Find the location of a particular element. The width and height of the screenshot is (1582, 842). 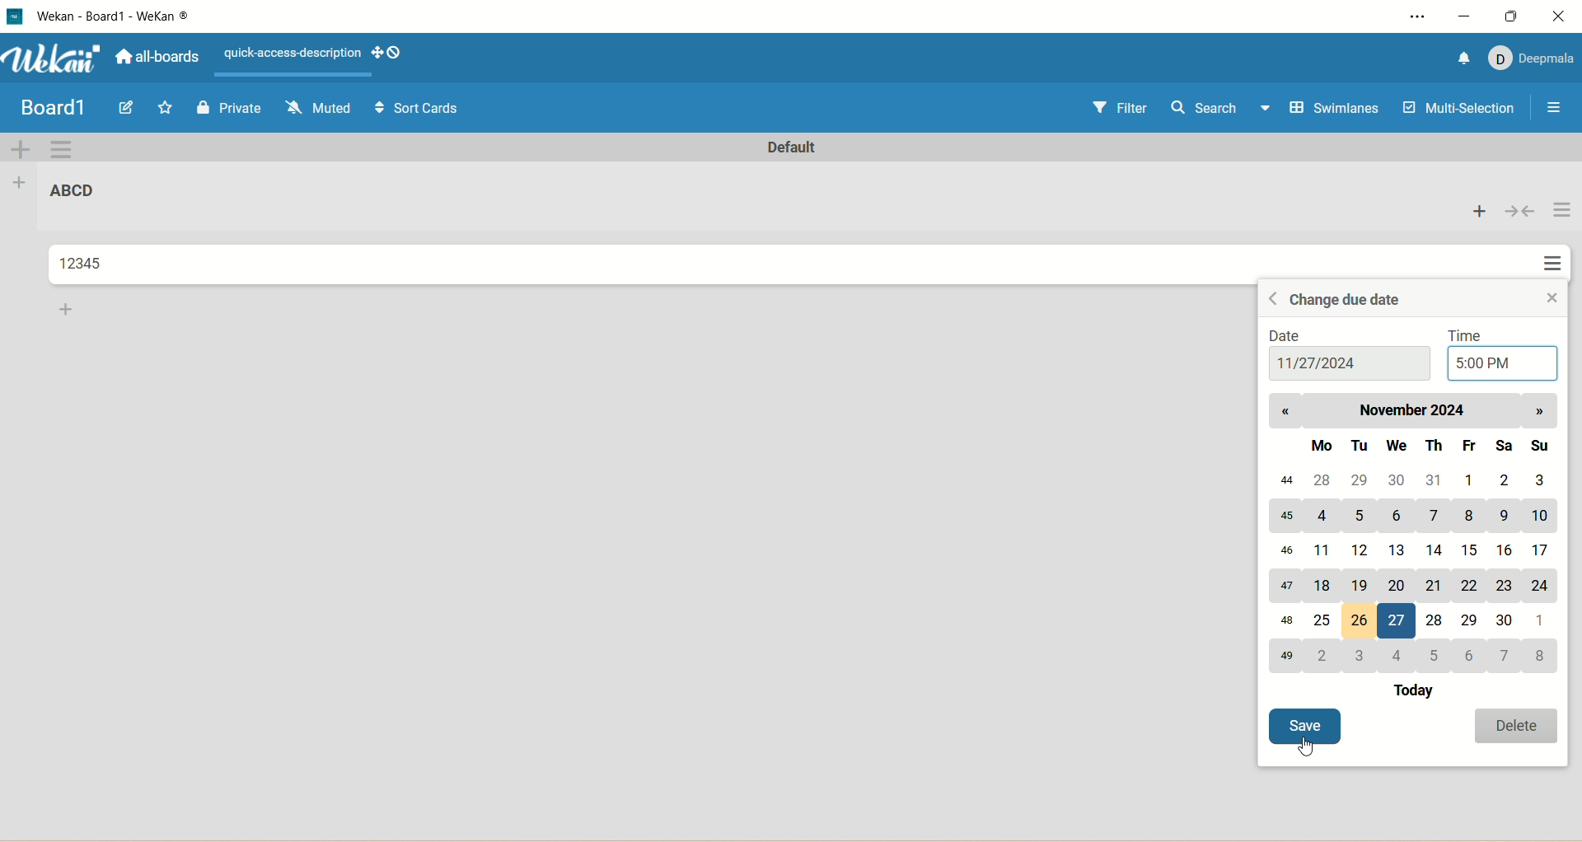

text is located at coordinates (293, 54).